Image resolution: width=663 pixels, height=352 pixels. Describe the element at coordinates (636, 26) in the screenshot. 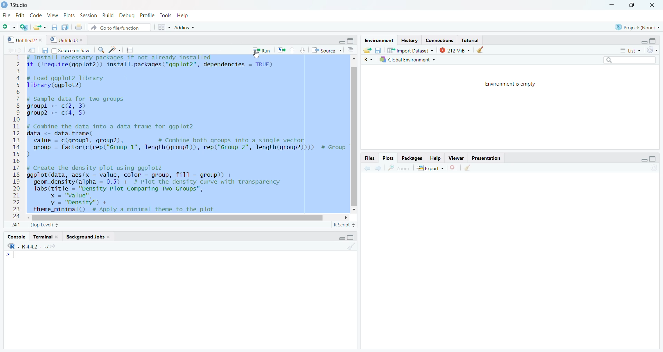

I see `project none` at that location.